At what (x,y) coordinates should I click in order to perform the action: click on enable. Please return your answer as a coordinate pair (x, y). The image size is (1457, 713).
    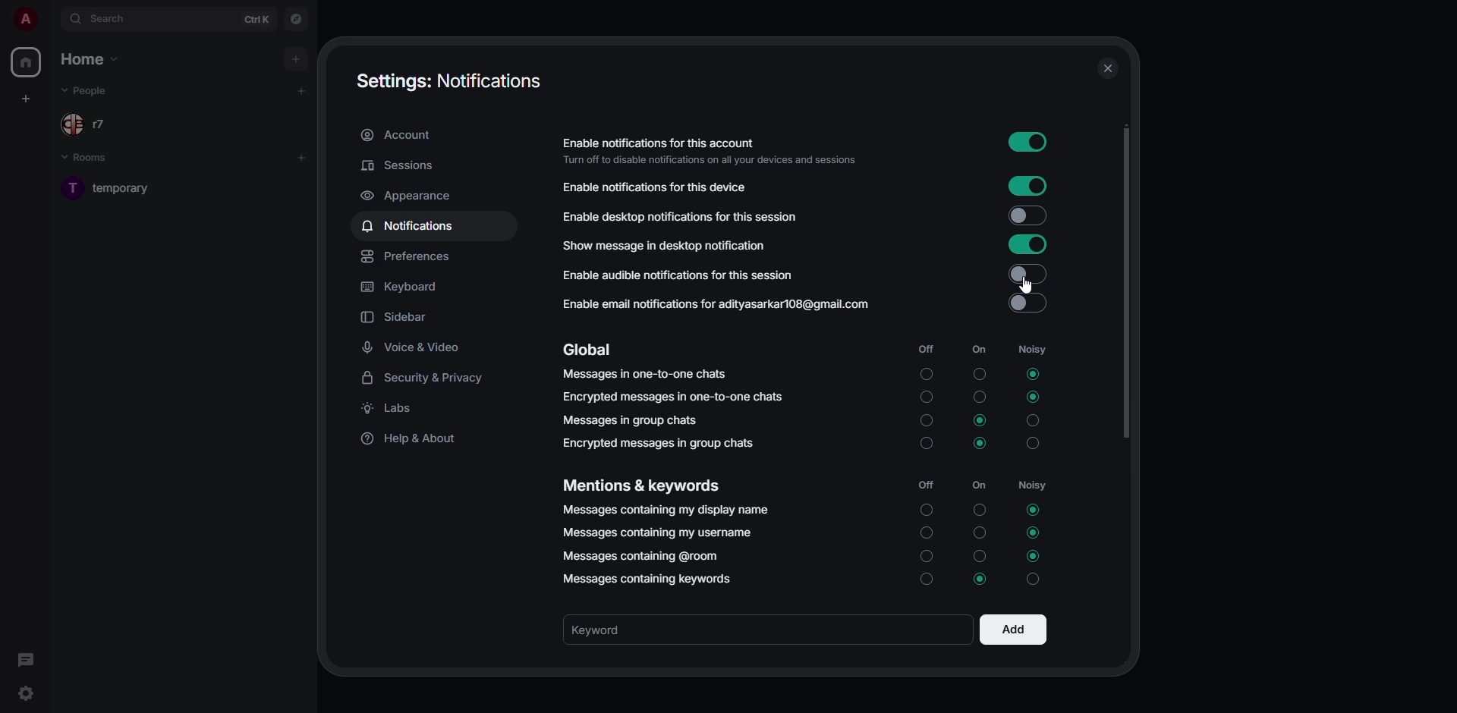
    Looking at the image, I should click on (1031, 187).